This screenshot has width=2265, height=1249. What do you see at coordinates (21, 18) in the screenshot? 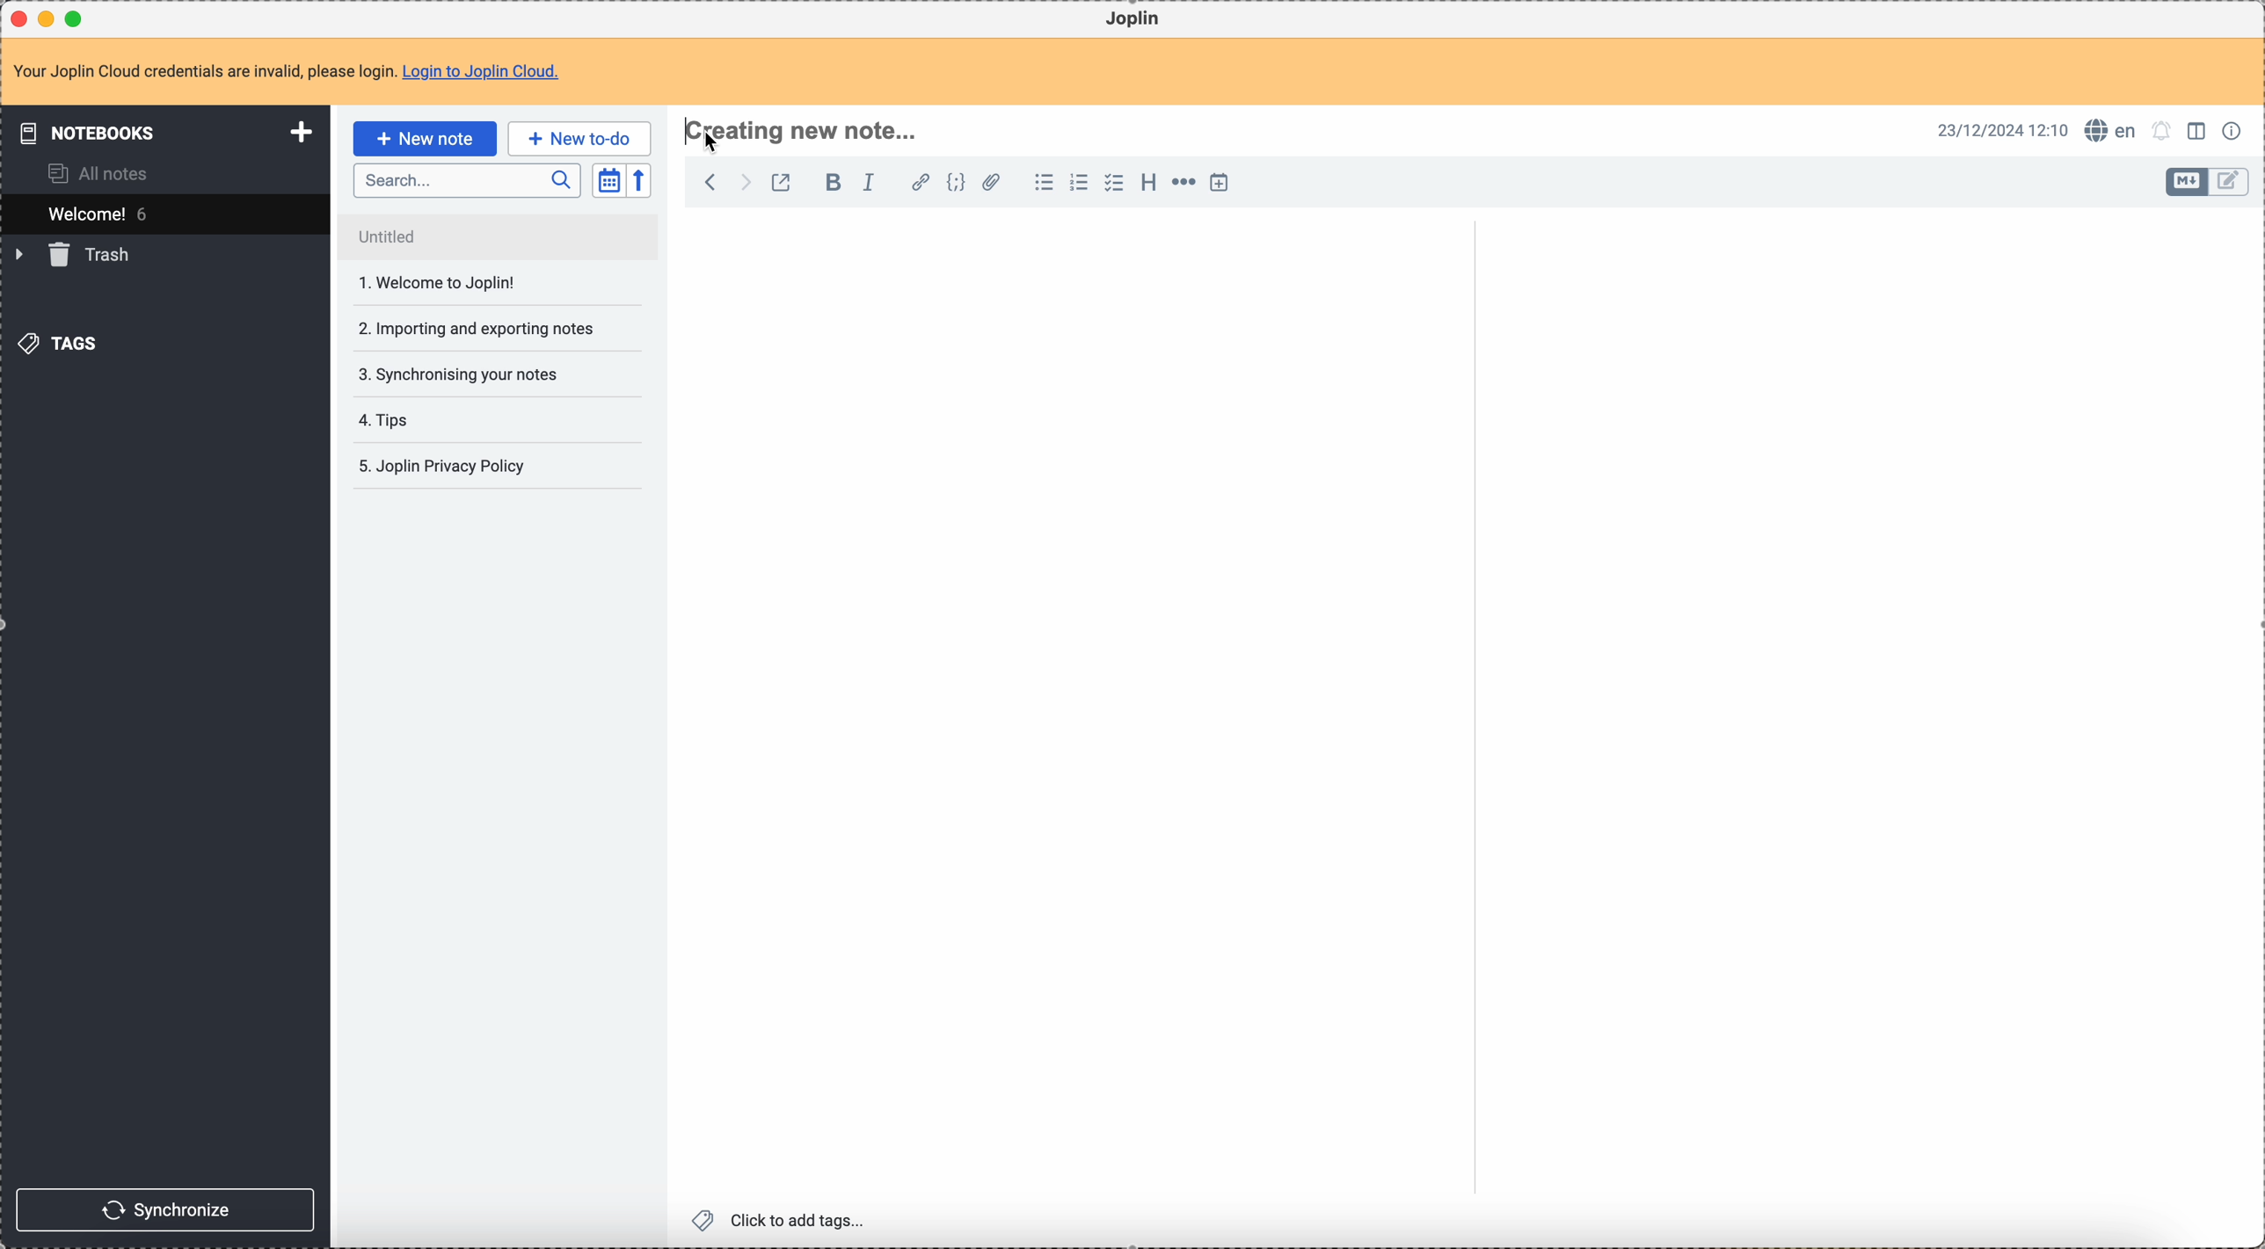
I see `close Joplin` at bounding box center [21, 18].